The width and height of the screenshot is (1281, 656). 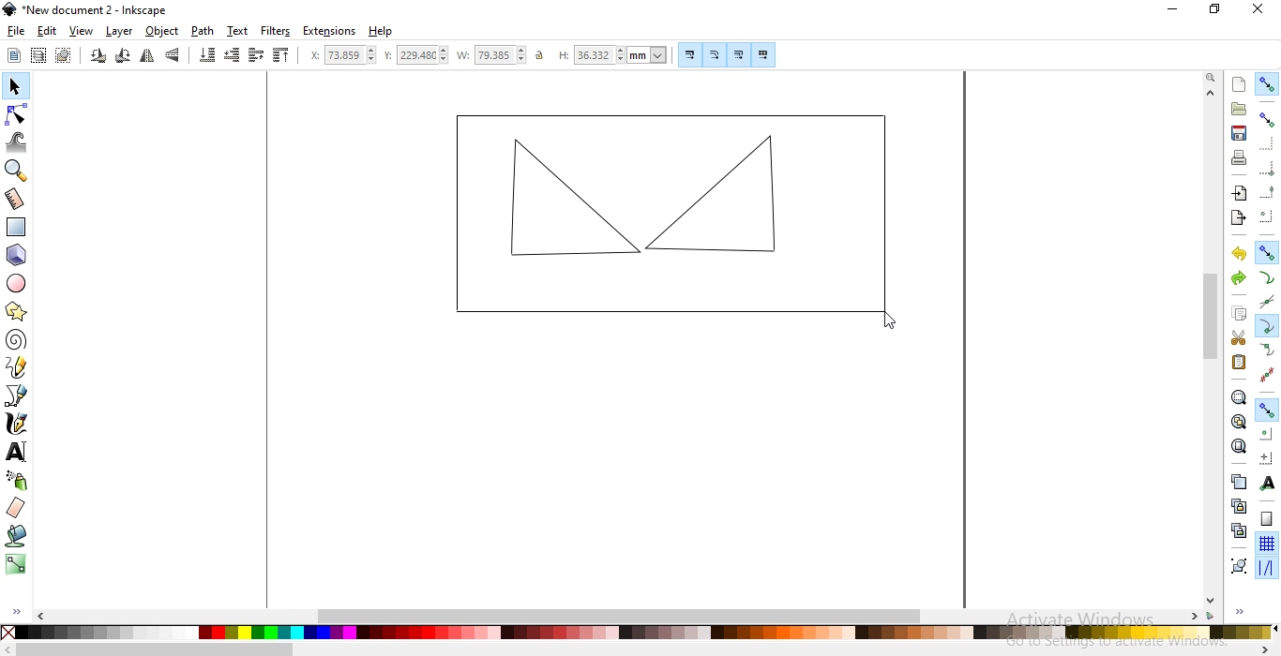 What do you see at coordinates (491, 54) in the screenshot?
I see `width of selection` at bounding box center [491, 54].